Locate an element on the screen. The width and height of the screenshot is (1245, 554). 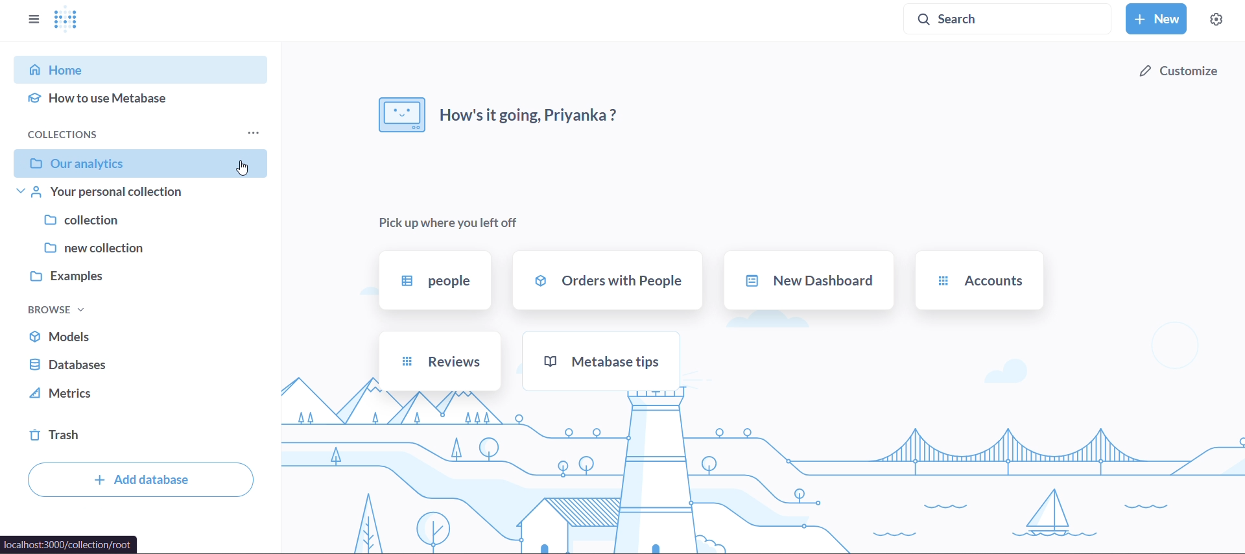
home is located at coordinates (132, 67).